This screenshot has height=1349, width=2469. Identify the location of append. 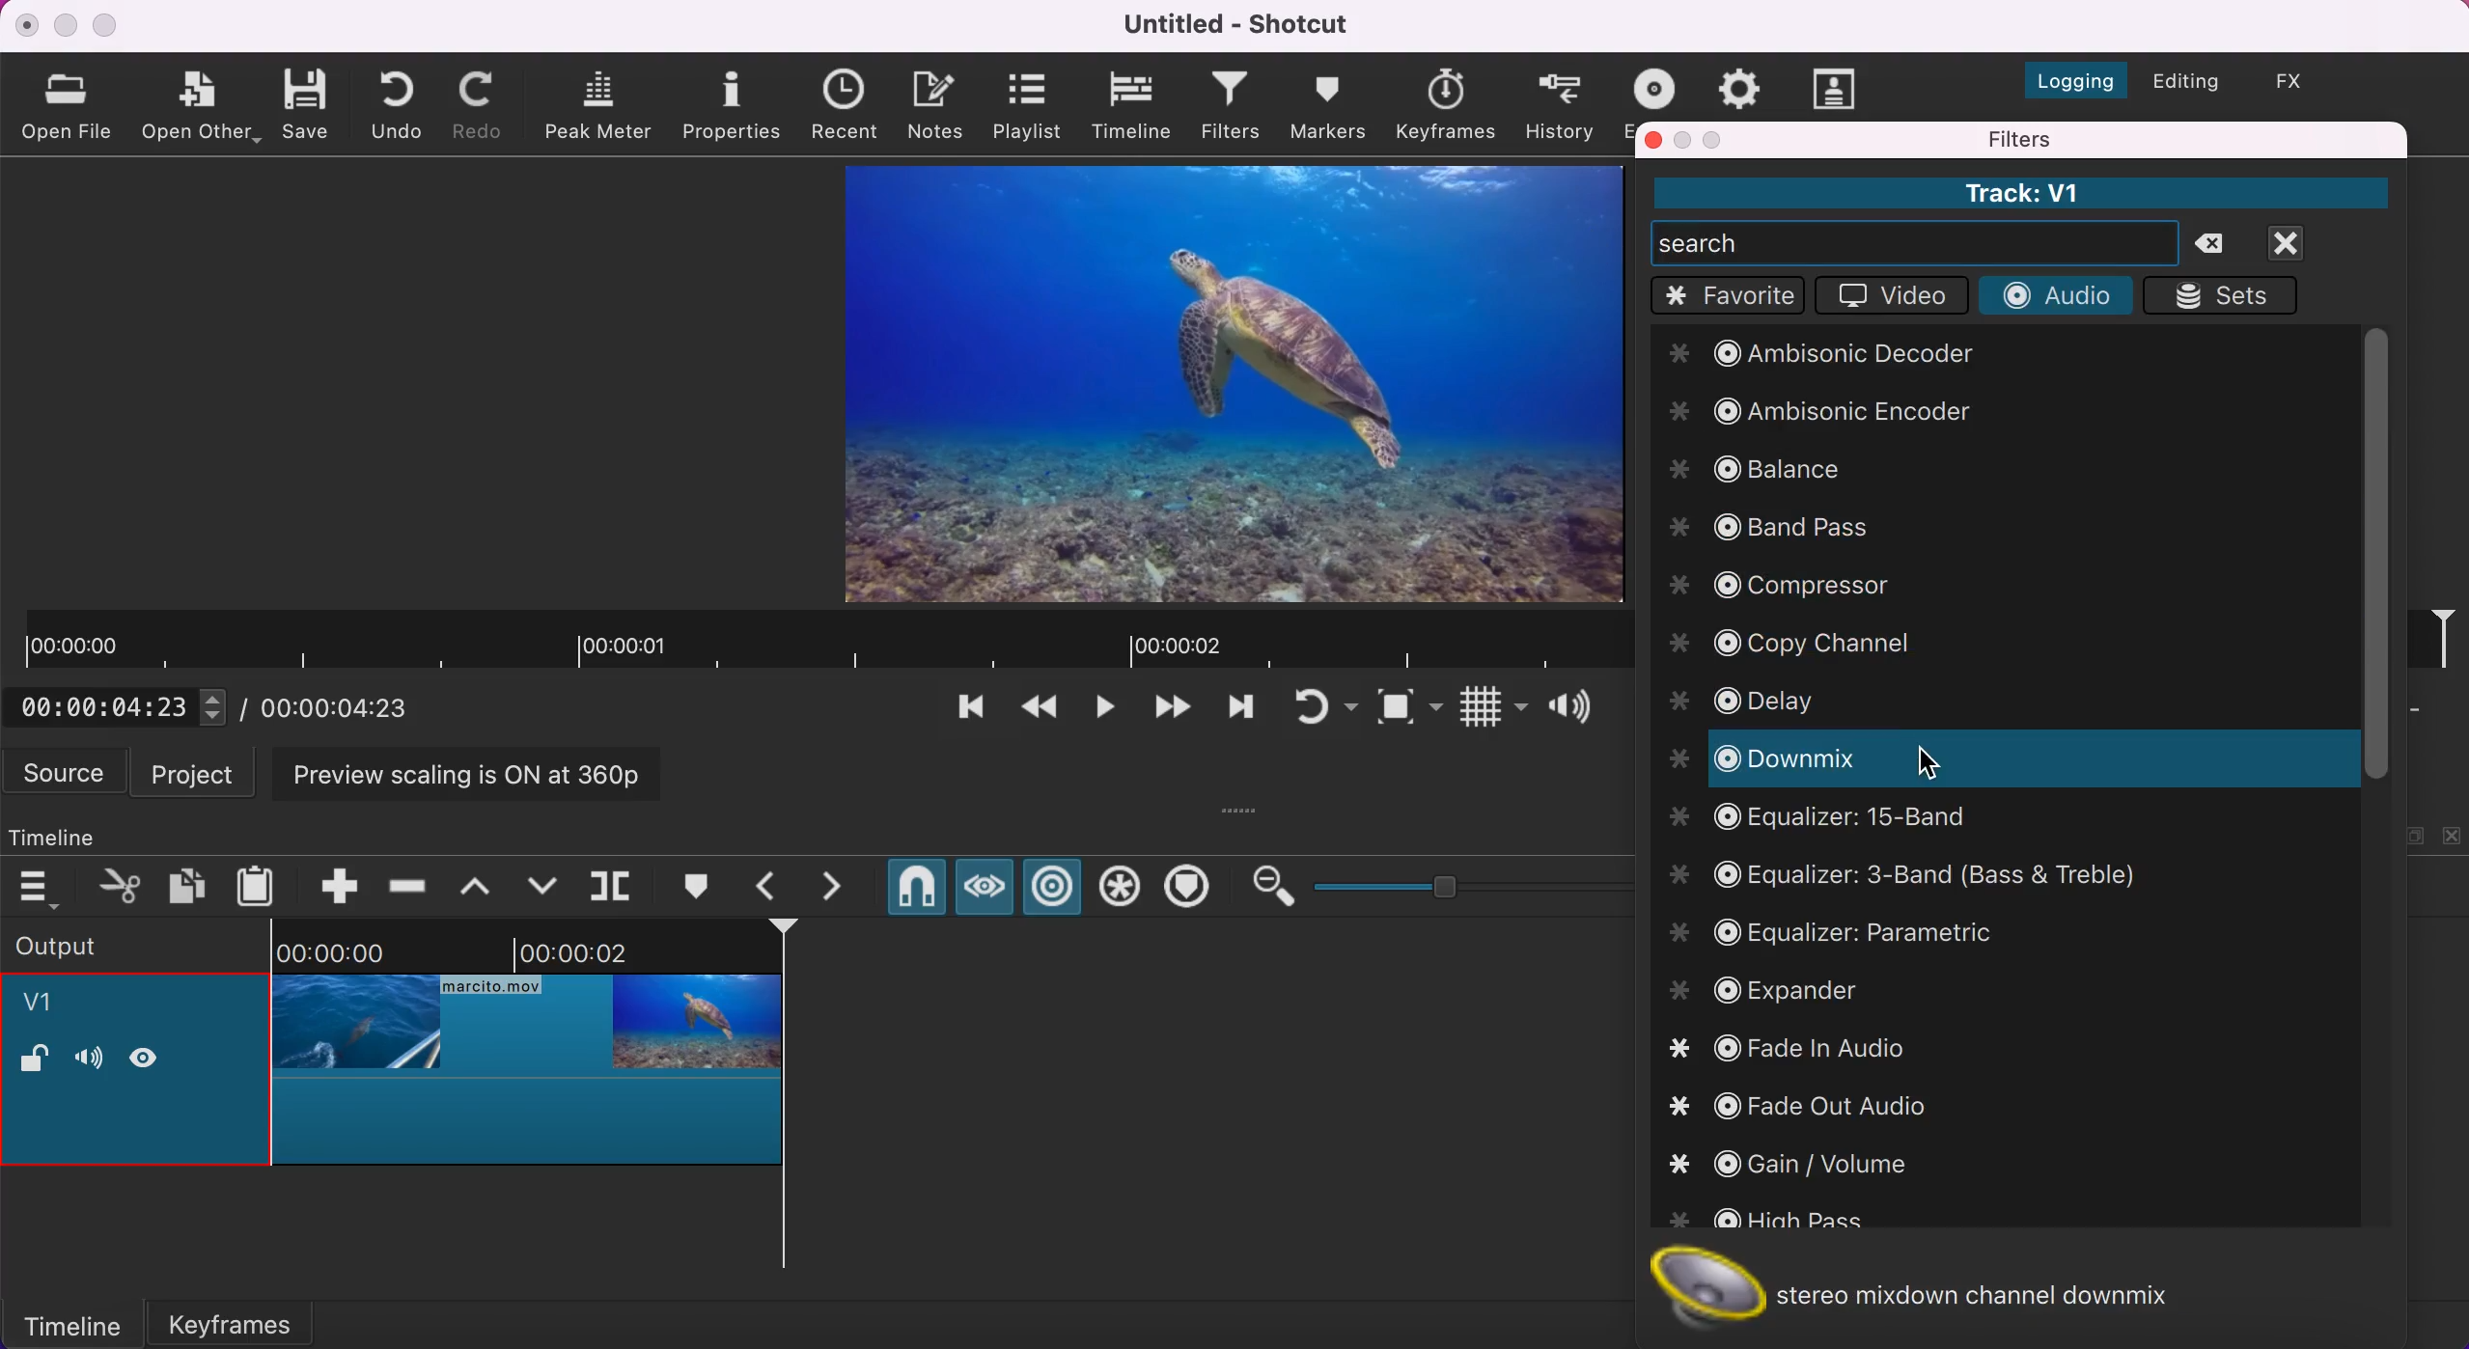
(325, 883).